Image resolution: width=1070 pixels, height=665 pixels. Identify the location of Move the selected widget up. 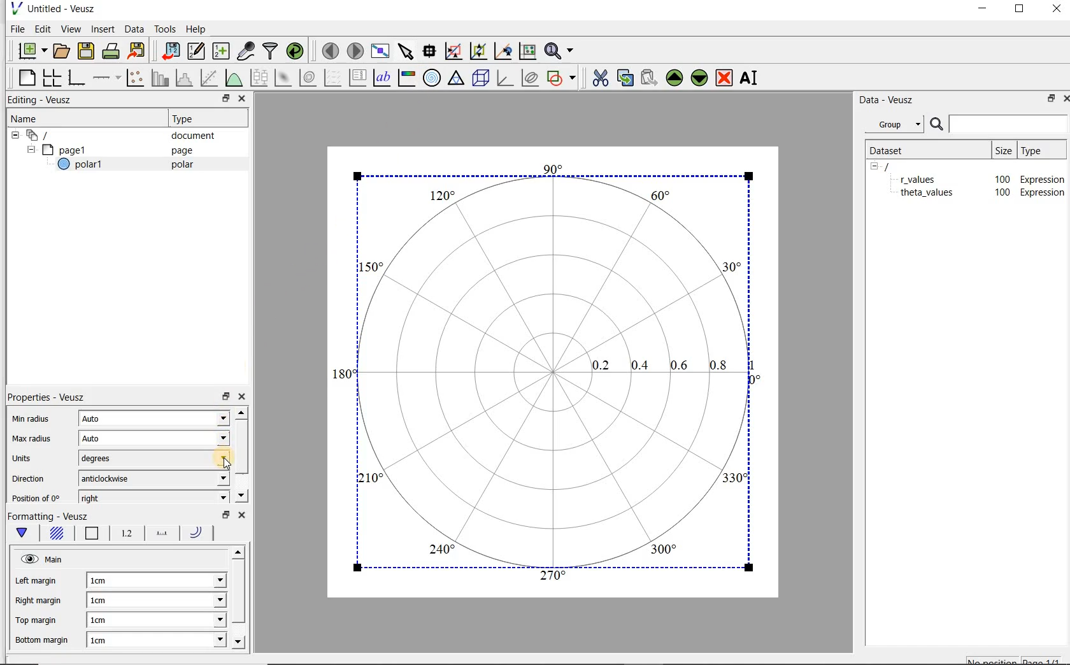
(674, 78).